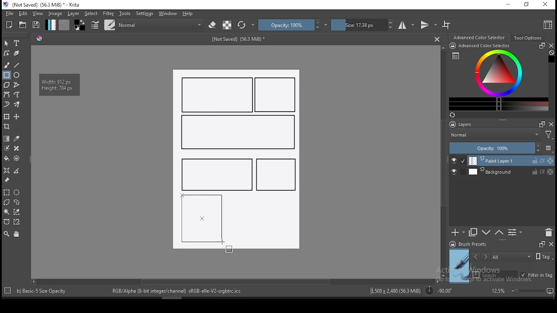  What do you see at coordinates (80, 25) in the screenshot?
I see `colors` at bounding box center [80, 25].